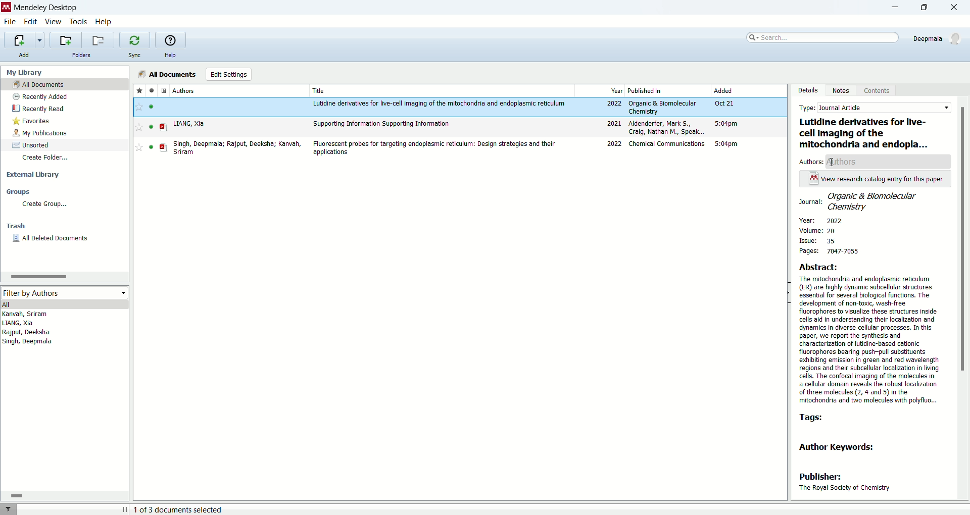  I want to click on scroll bar, so click(963, 298).